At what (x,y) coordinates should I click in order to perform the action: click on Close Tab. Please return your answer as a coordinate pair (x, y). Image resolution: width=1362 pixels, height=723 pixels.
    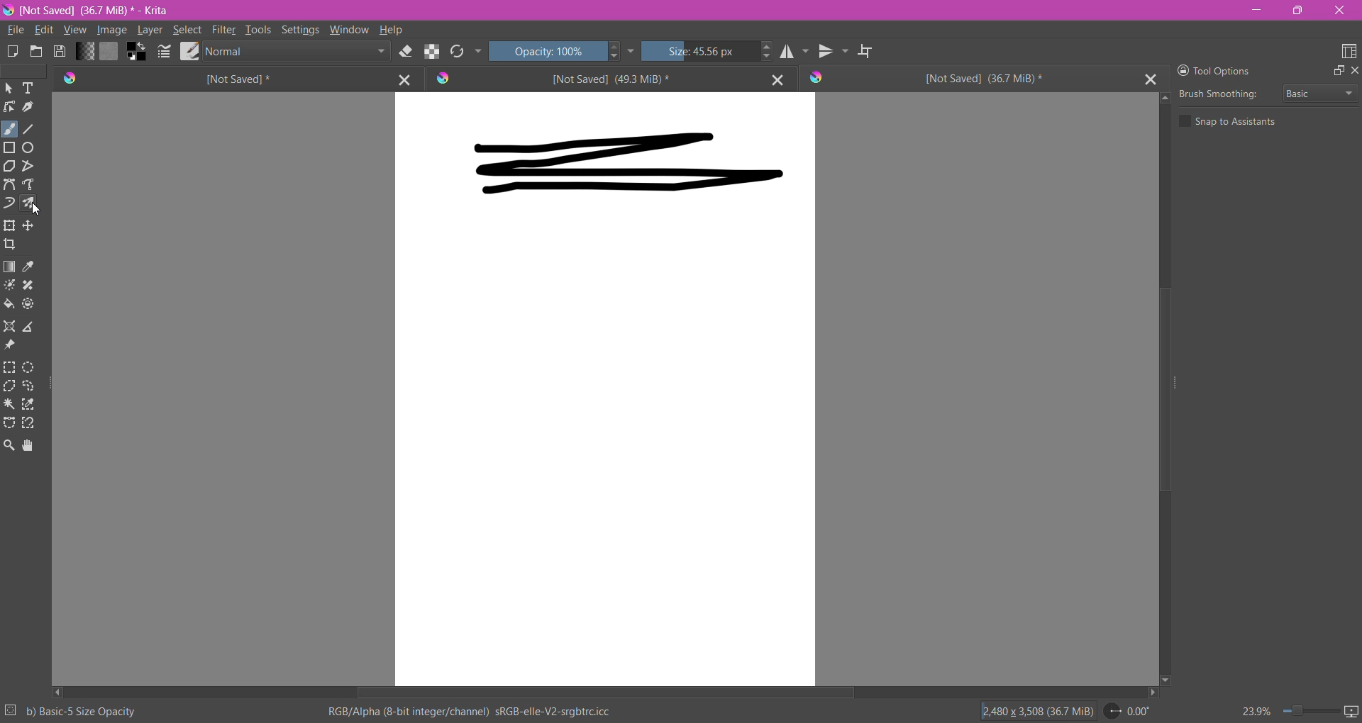
    Looking at the image, I should click on (774, 79).